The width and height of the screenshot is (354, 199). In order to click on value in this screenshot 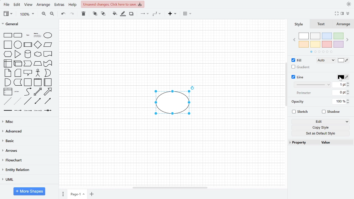, I will do `click(336, 143)`.